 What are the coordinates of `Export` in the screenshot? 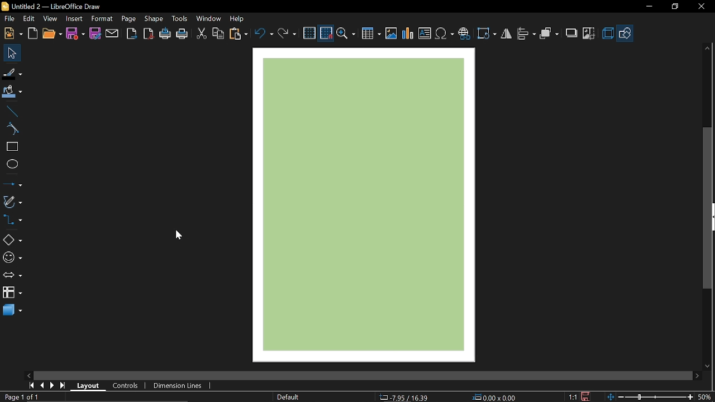 It's located at (133, 33).